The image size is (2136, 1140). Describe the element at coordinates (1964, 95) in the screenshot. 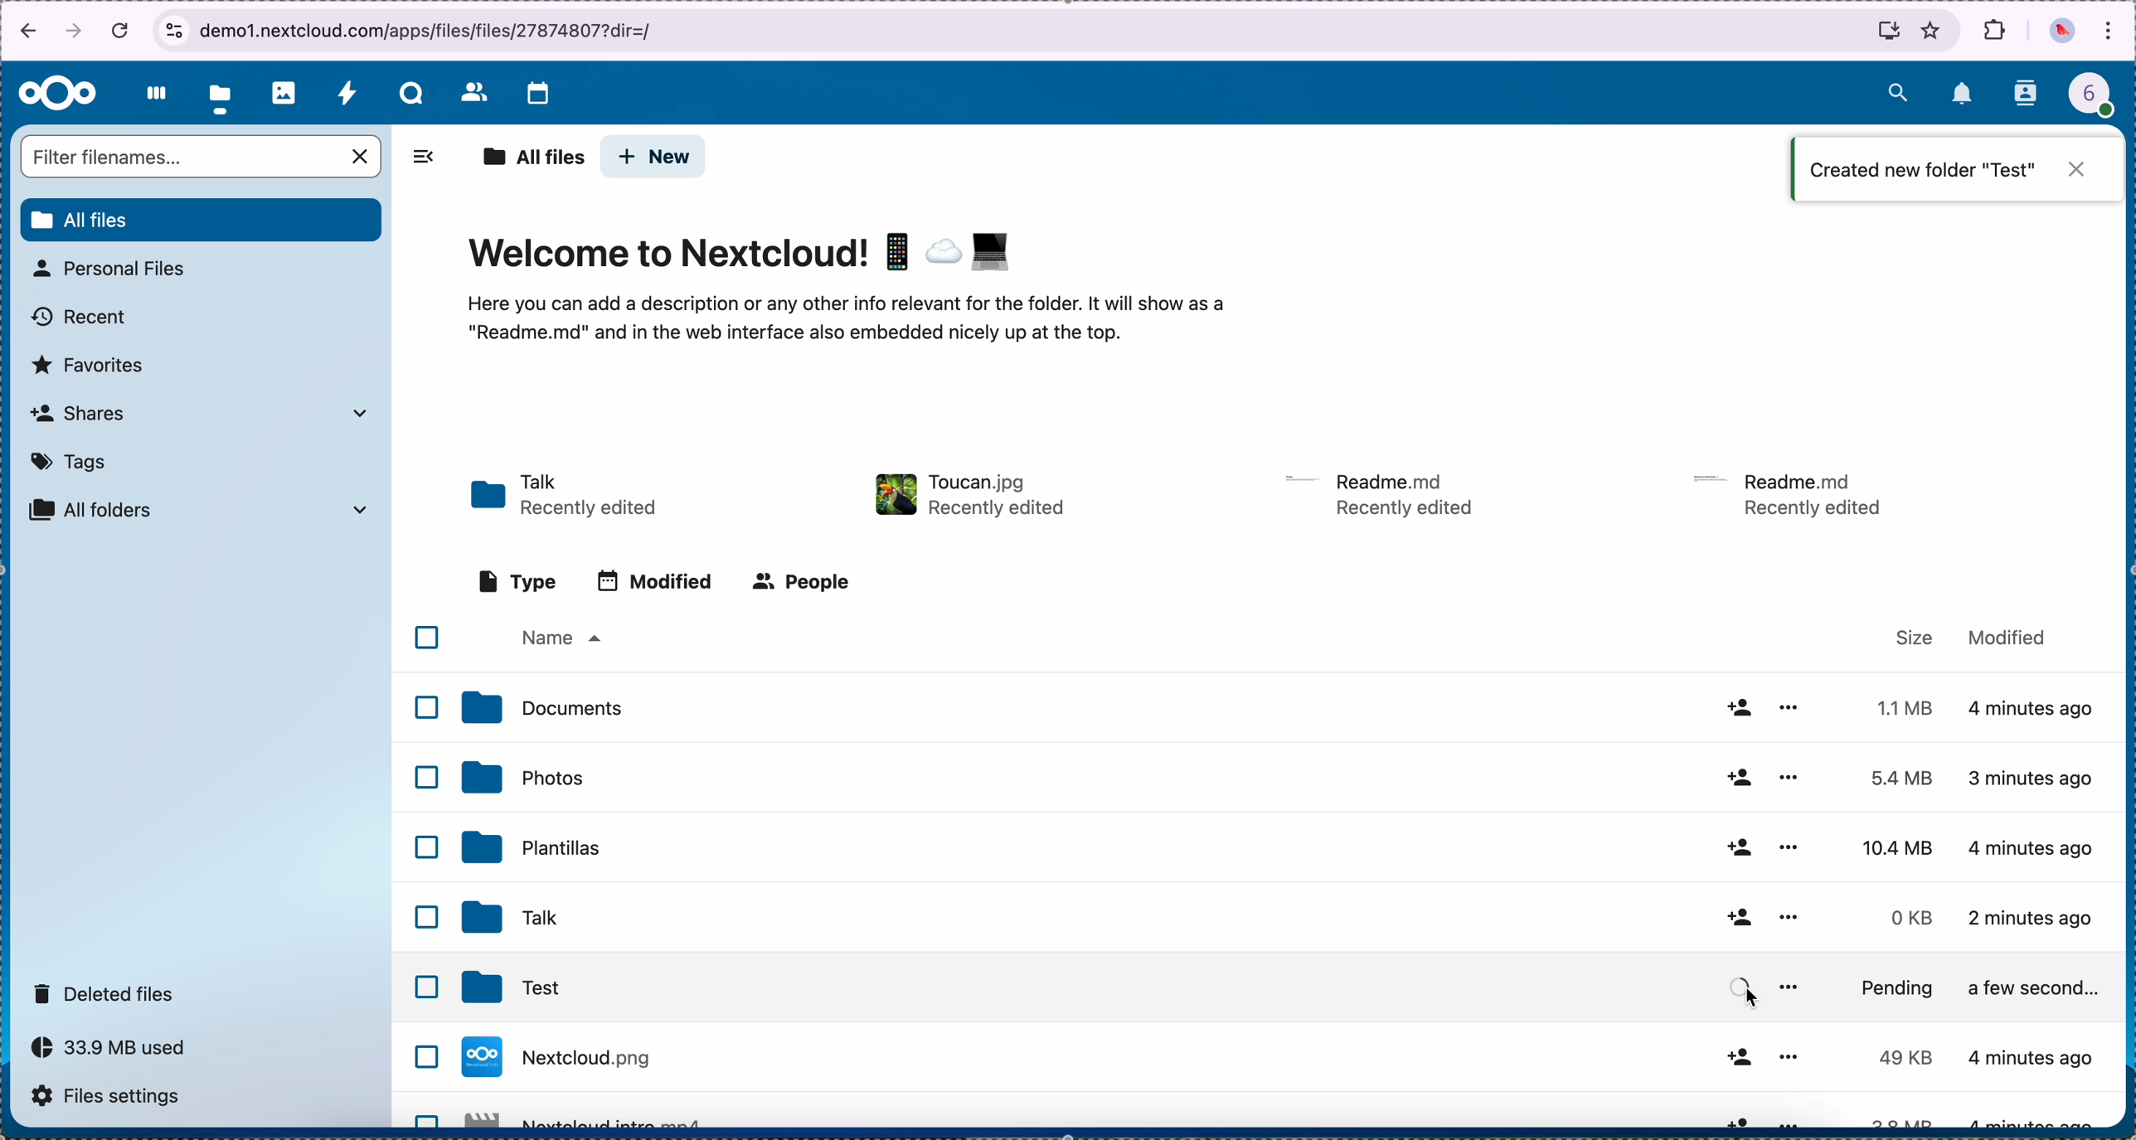

I see `notifications` at that location.